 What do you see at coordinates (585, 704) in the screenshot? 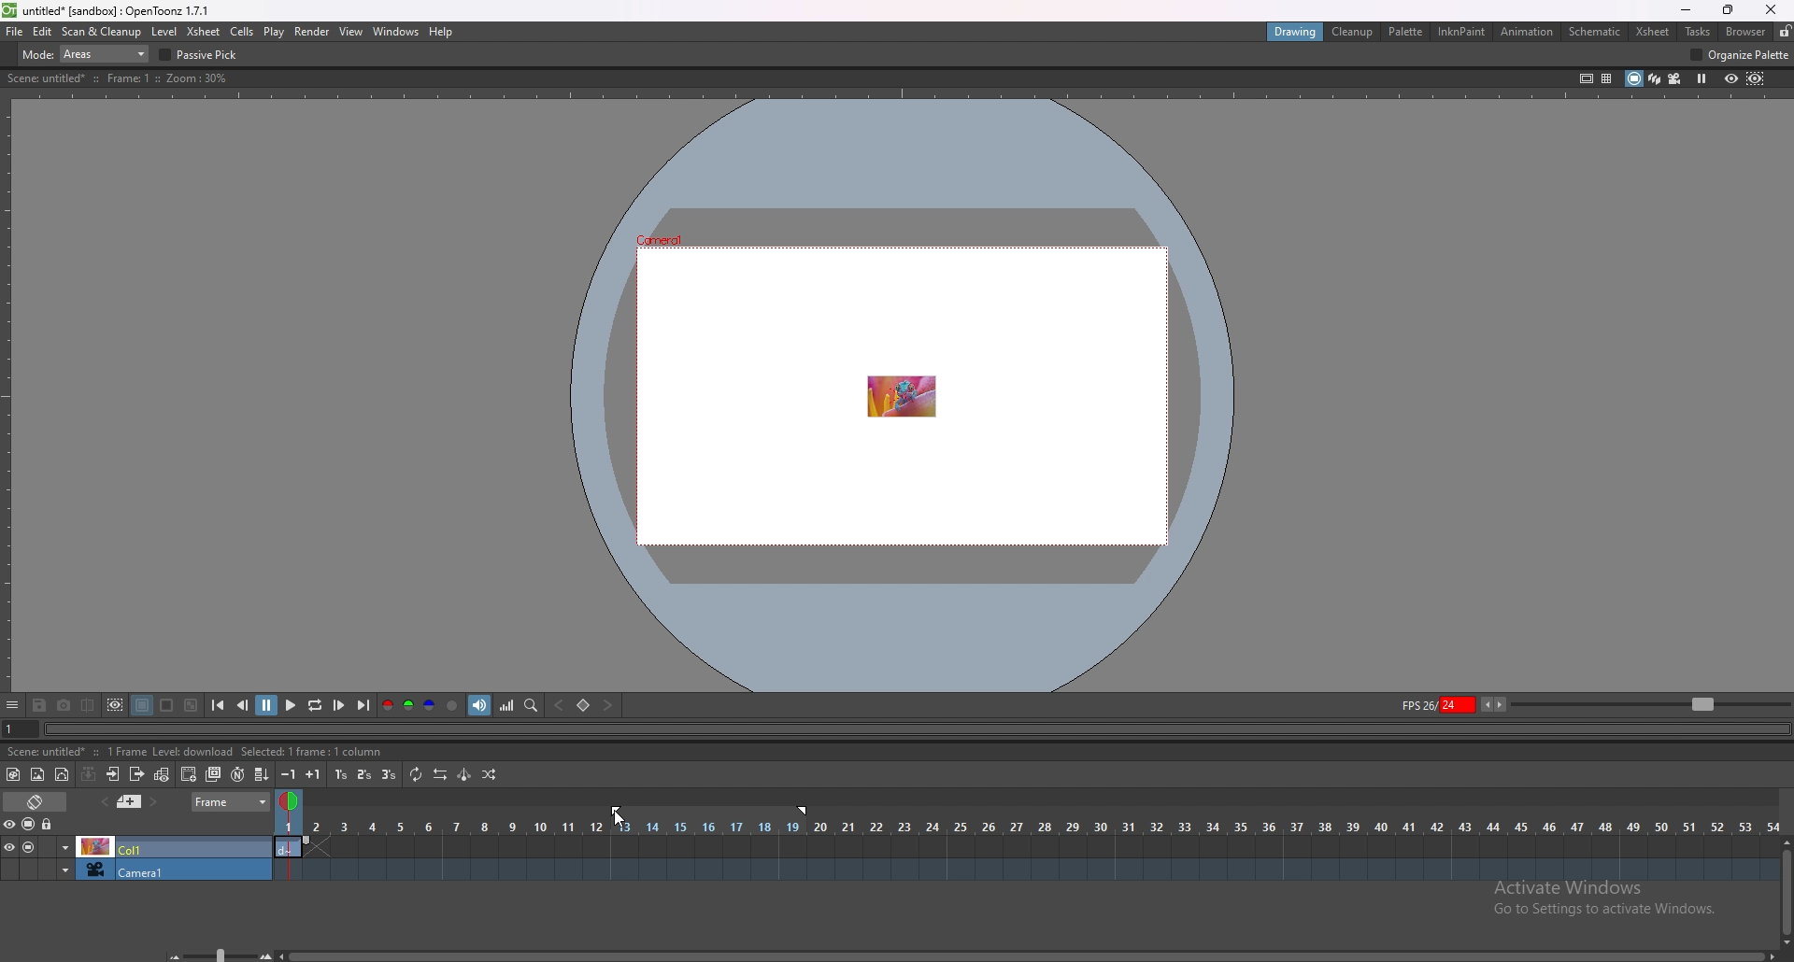
I see `set key` at bounding box center [585, 704].